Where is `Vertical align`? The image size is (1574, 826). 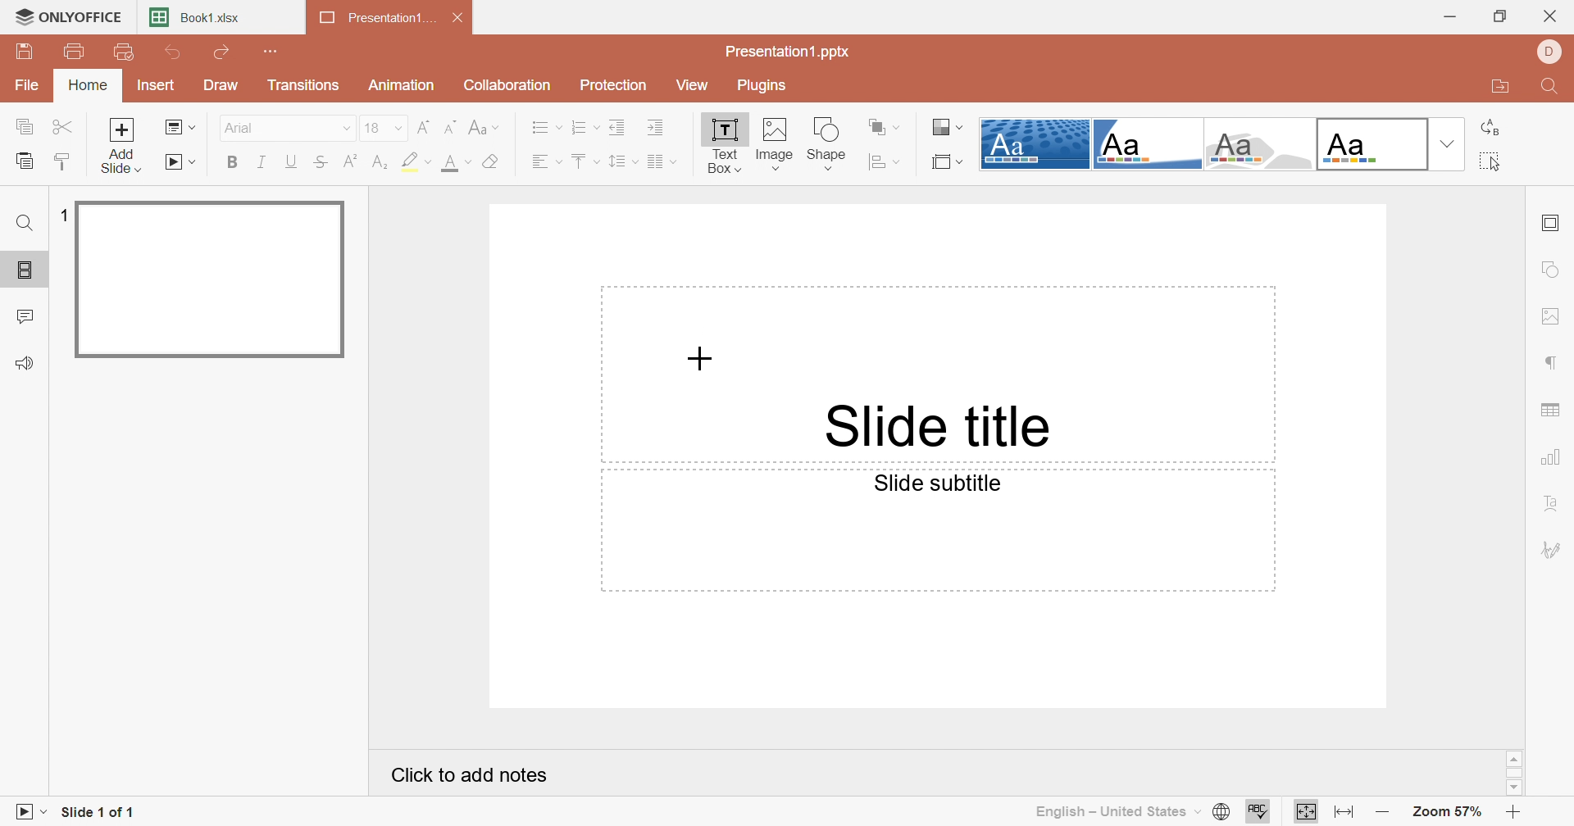 Vertical align is located at coordinates (584, 157).